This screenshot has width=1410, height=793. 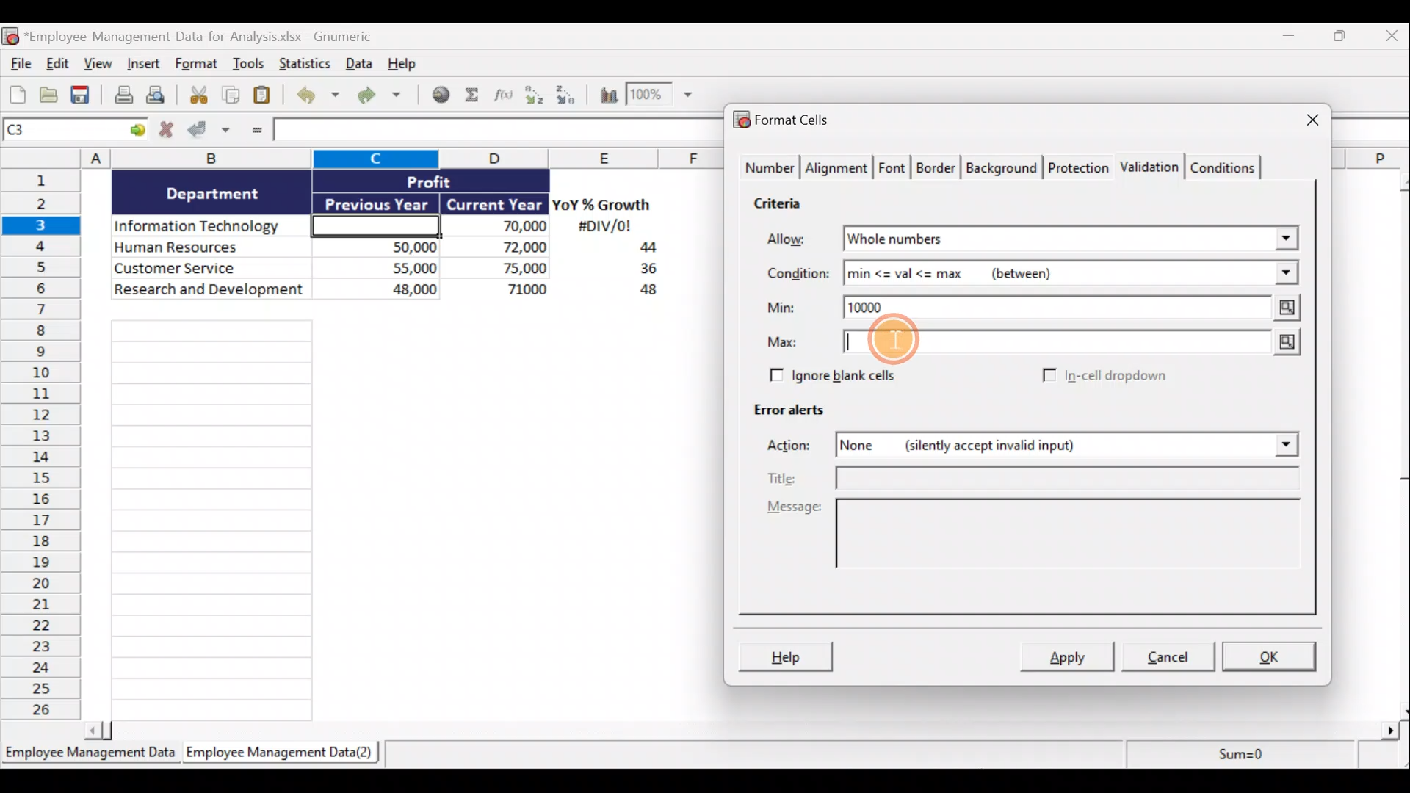 What do you see at coordinates (197, 66) in the screenshot?
I see `Format` at bounding box center [197, 66].